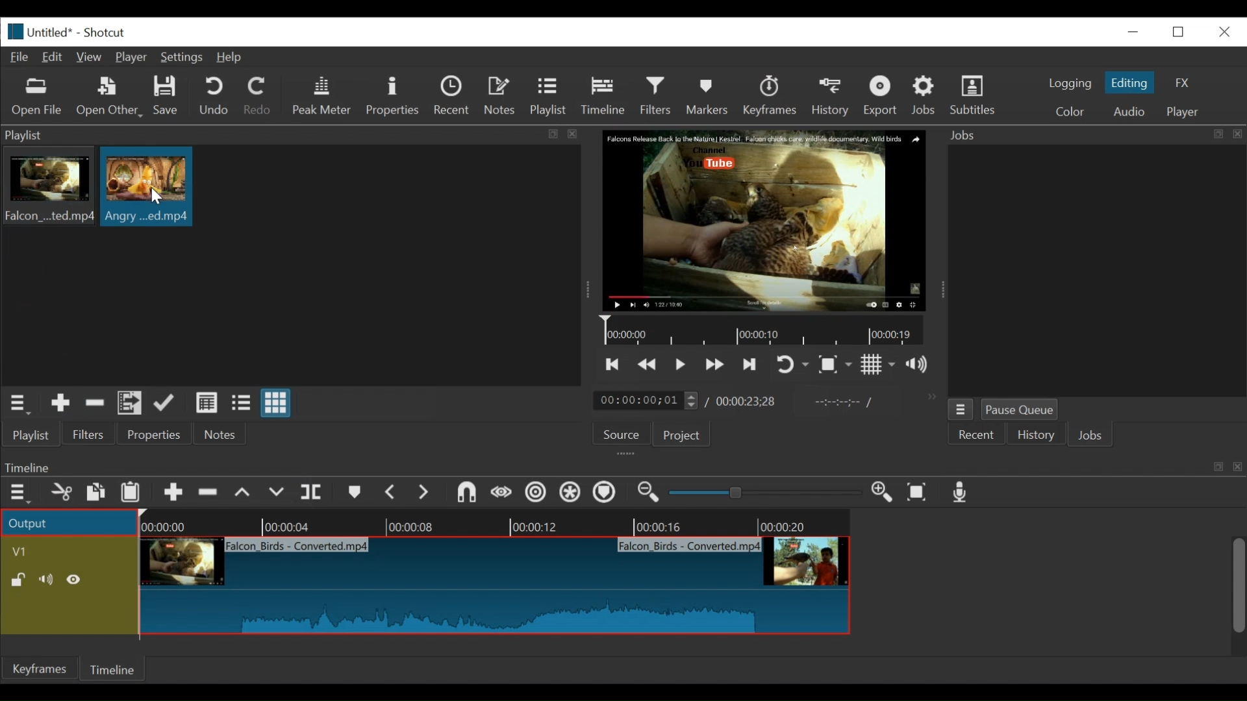  Describe the element at coordinates (1069, 113) in the screenshot. I see `color` at that location.